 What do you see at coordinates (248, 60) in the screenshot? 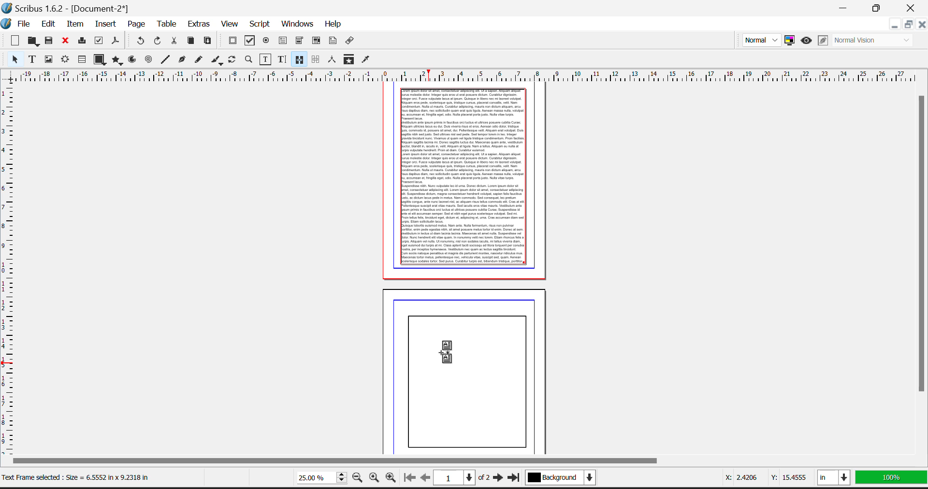
I see `Zoom ` at bounding box center [248, 60].